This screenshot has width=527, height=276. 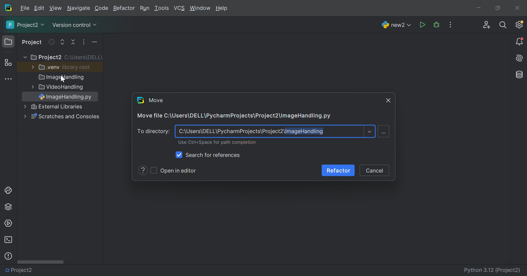 What do you see at coordinates (69, 269) in the screenshot?
I see `VideoHandling.py` at bounding box center [69, 269].